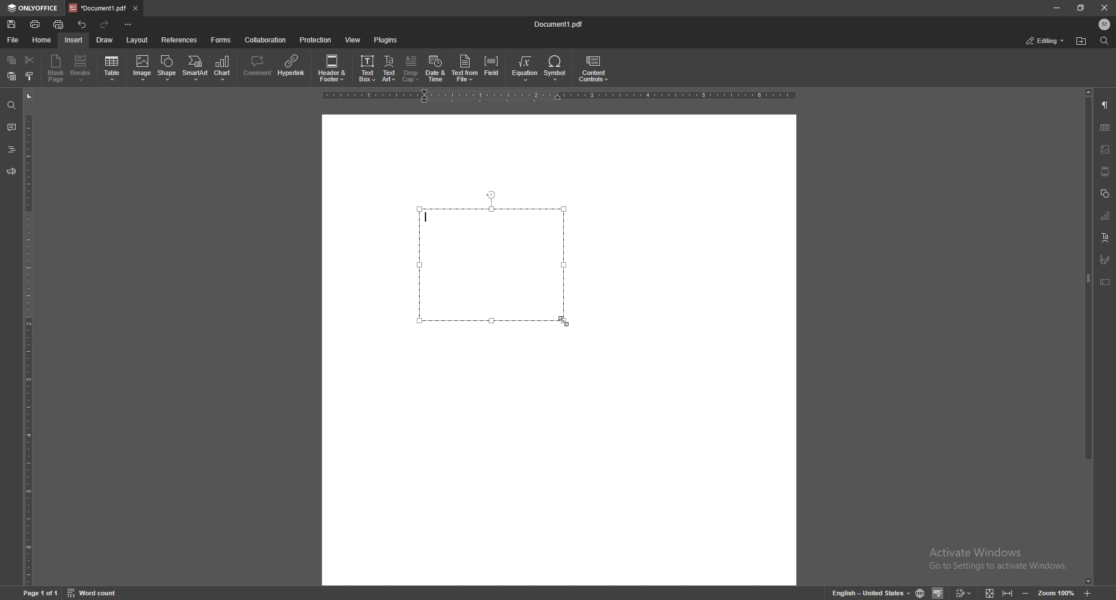 This screenshot has width=1116, height=600. What do you see at coordinates (11, 149) in the screenshot?
I see `headings` at bounding box center [11, 149].